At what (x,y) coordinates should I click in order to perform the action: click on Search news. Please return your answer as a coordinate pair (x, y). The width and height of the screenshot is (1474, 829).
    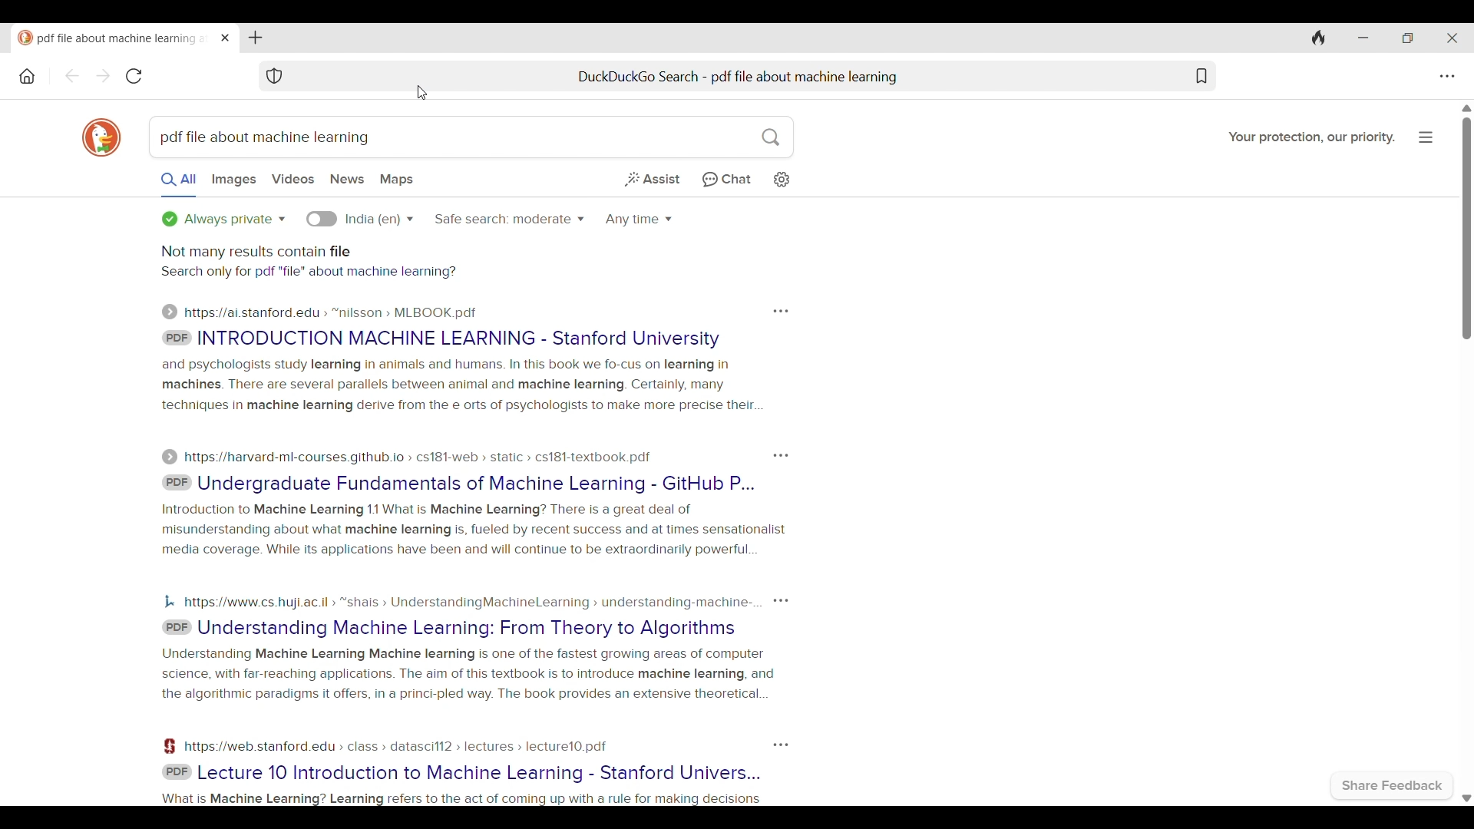
    Looking at the image, I should click on (347, 179).